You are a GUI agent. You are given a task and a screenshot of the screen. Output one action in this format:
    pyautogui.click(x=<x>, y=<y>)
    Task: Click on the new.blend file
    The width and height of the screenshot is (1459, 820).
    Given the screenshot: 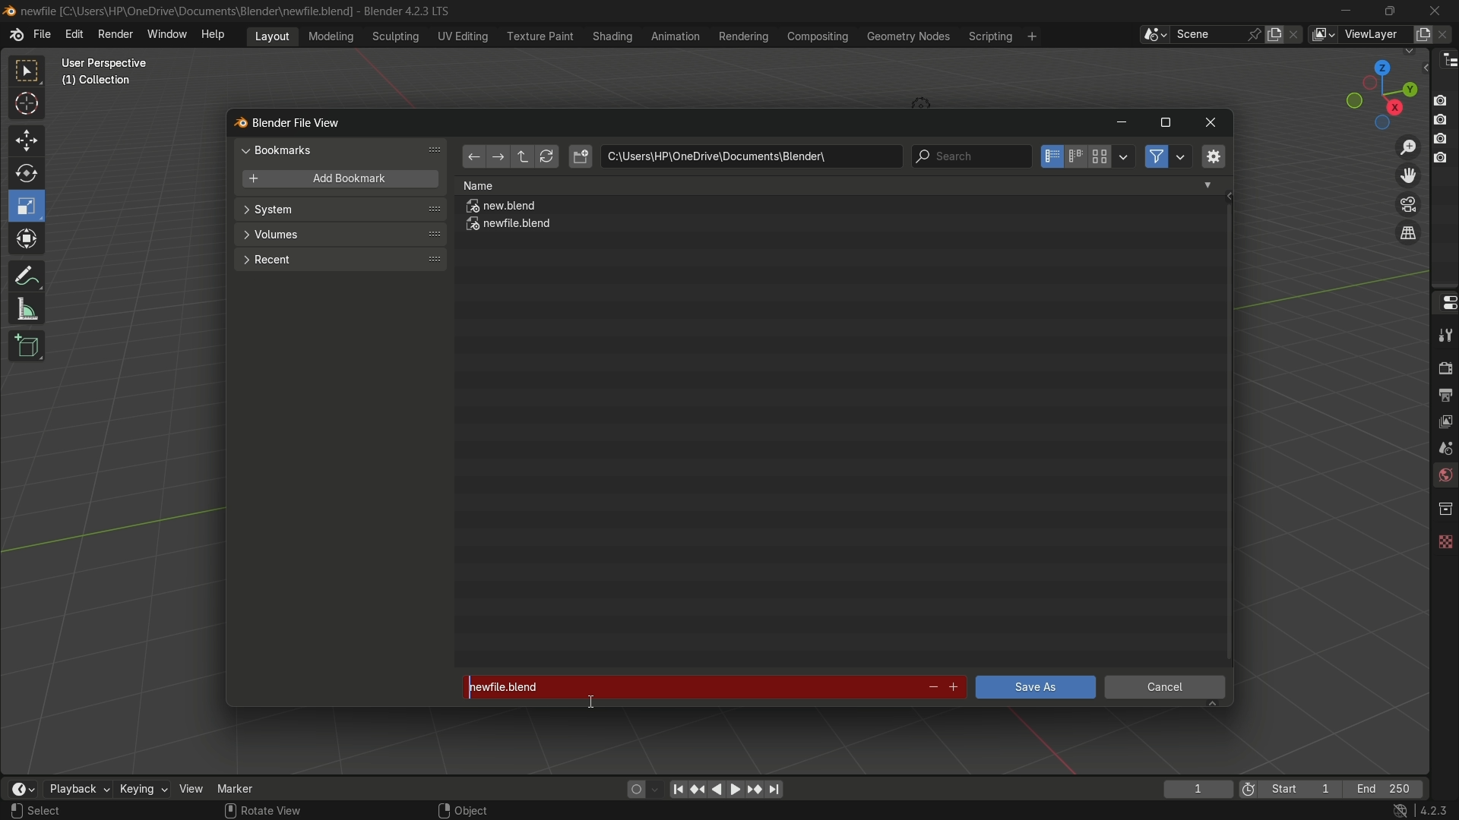 What is the action you would take?
    pyautogui.click(x=502, y=208)
    